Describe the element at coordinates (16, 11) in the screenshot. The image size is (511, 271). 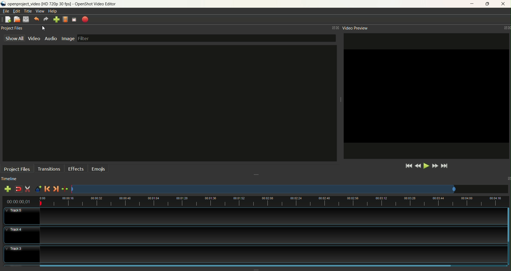
I see `edit` at that location.